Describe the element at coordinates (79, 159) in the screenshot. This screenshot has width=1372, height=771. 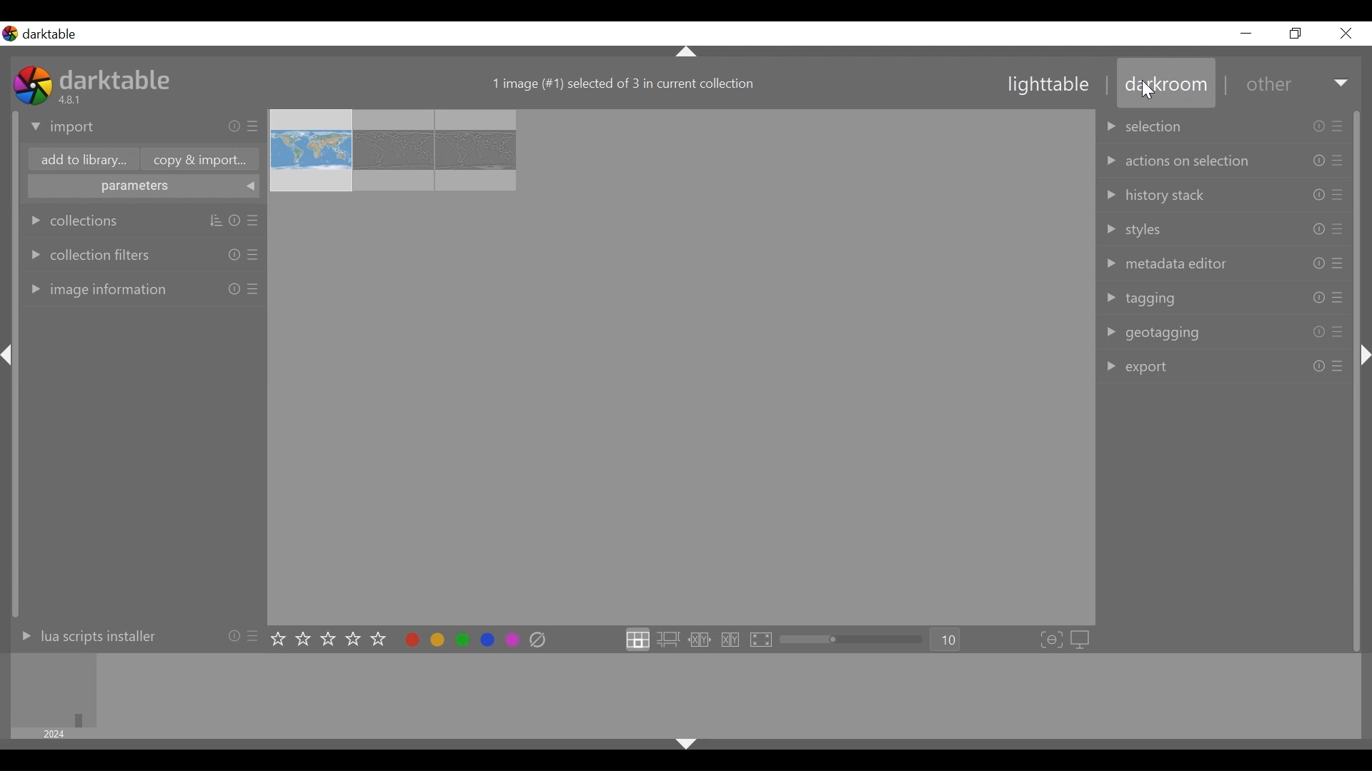
I see `Add to library` at that location.